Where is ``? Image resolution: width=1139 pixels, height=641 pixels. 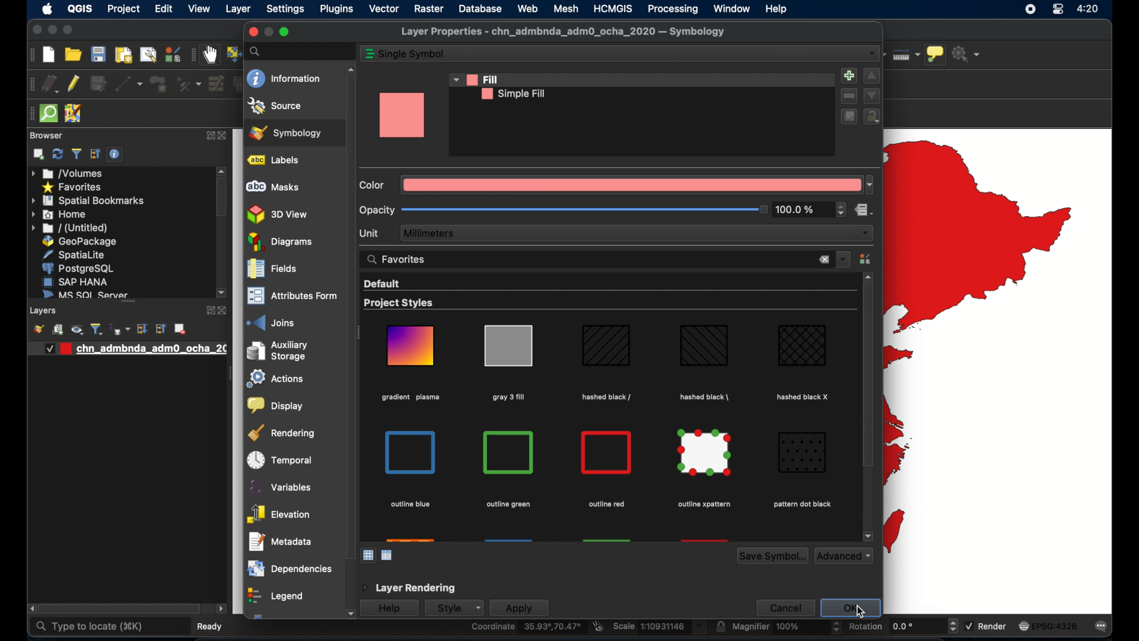
 is located at coordinates (510, 452).